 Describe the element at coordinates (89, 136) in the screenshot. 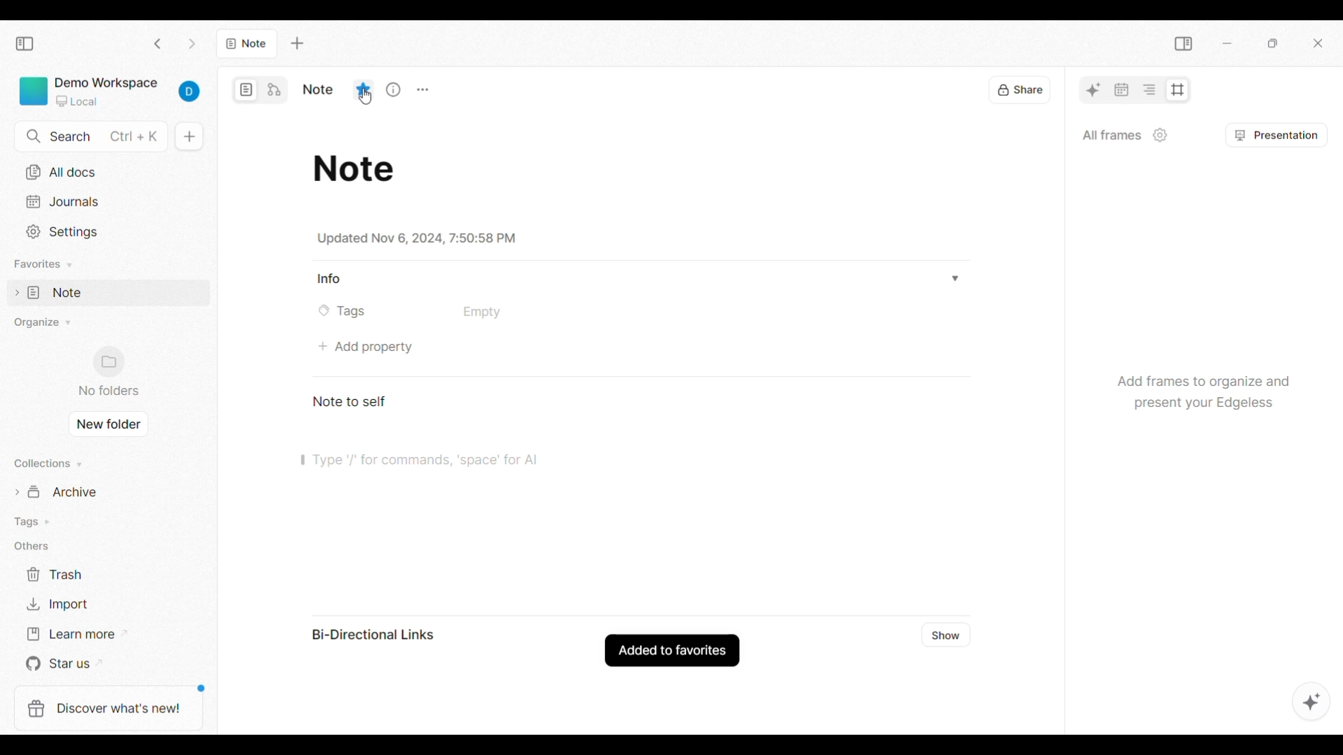

I see `Quick search` at that location.